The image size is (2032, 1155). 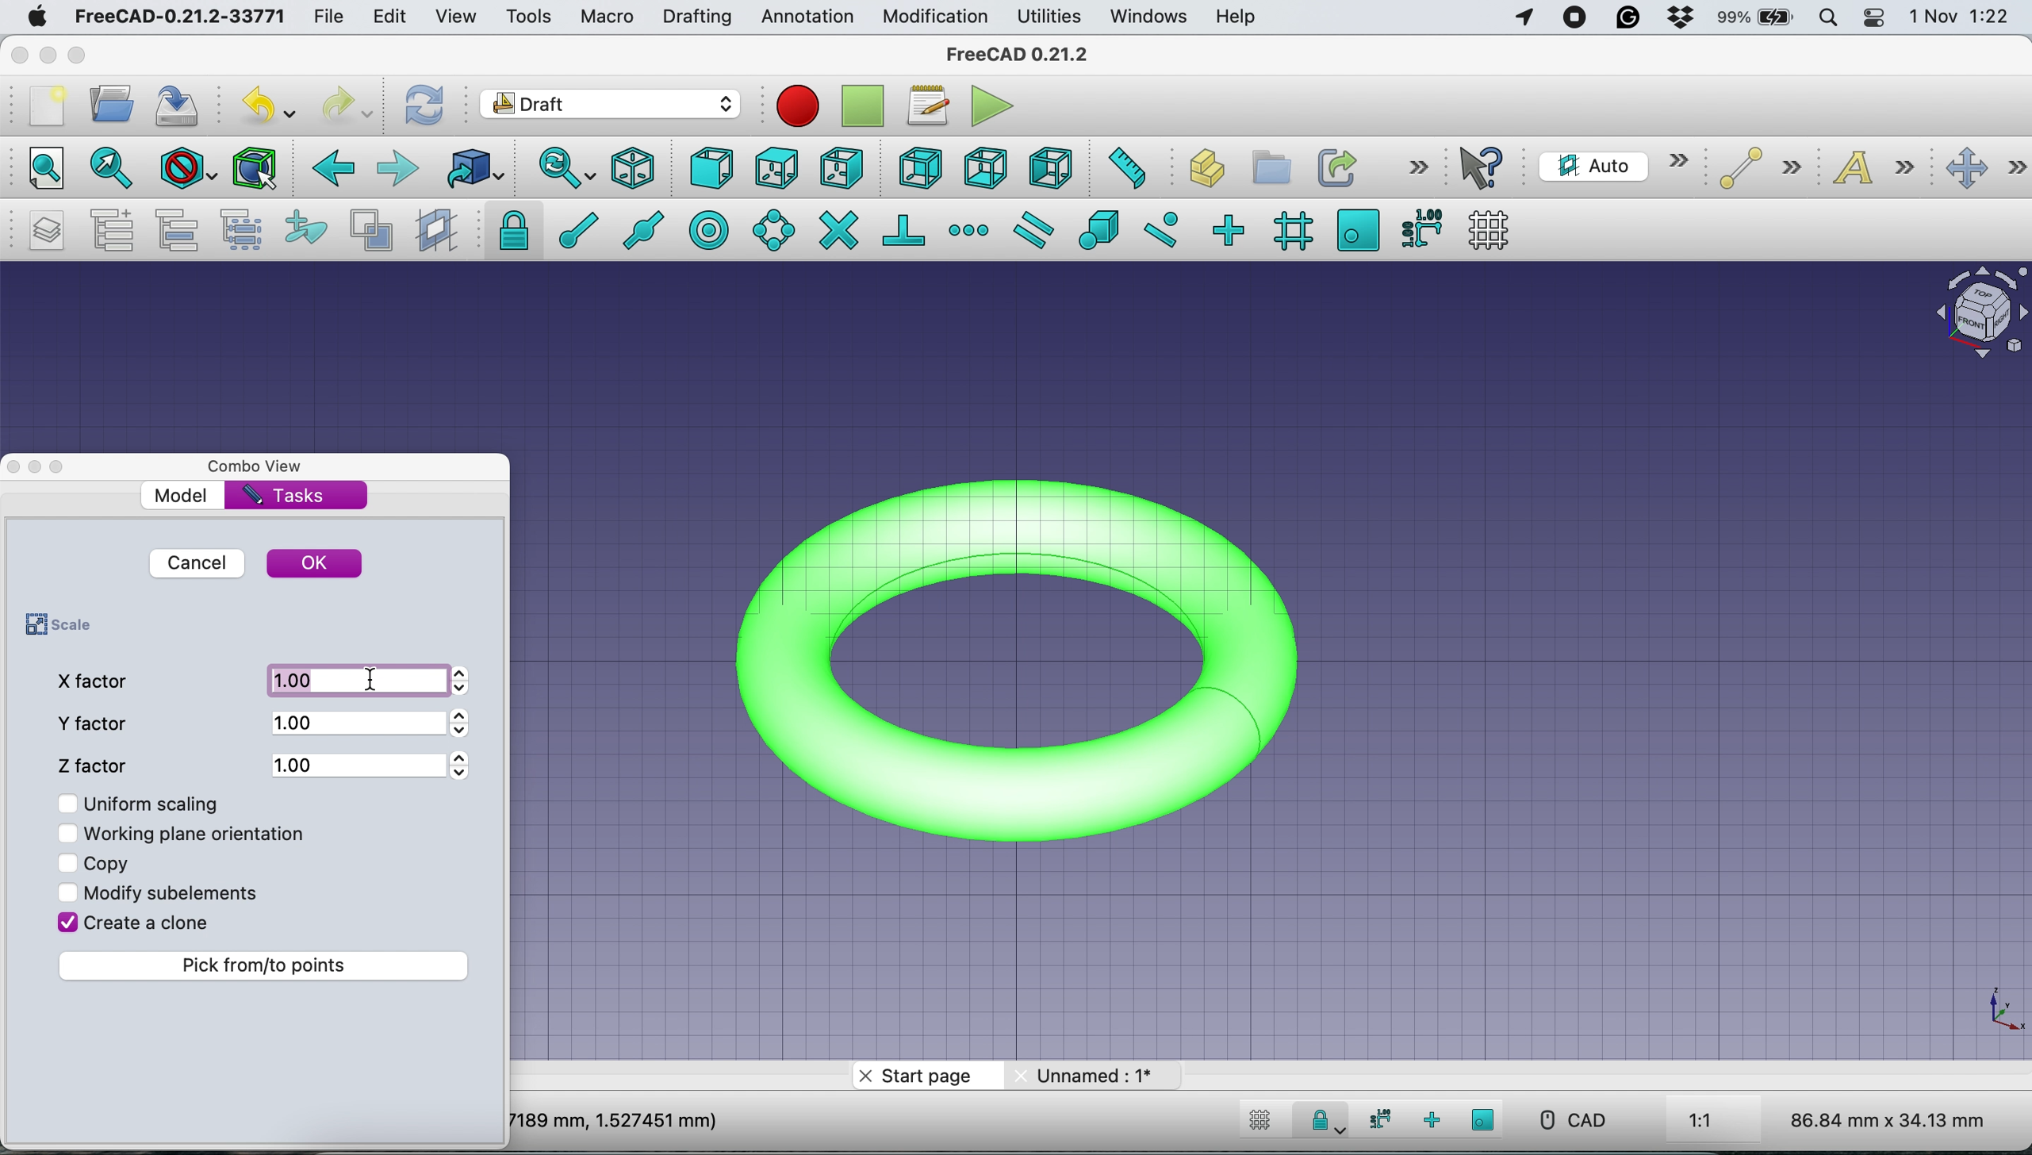 I want to click on snap perpendicular, so click(x=905, y=228).